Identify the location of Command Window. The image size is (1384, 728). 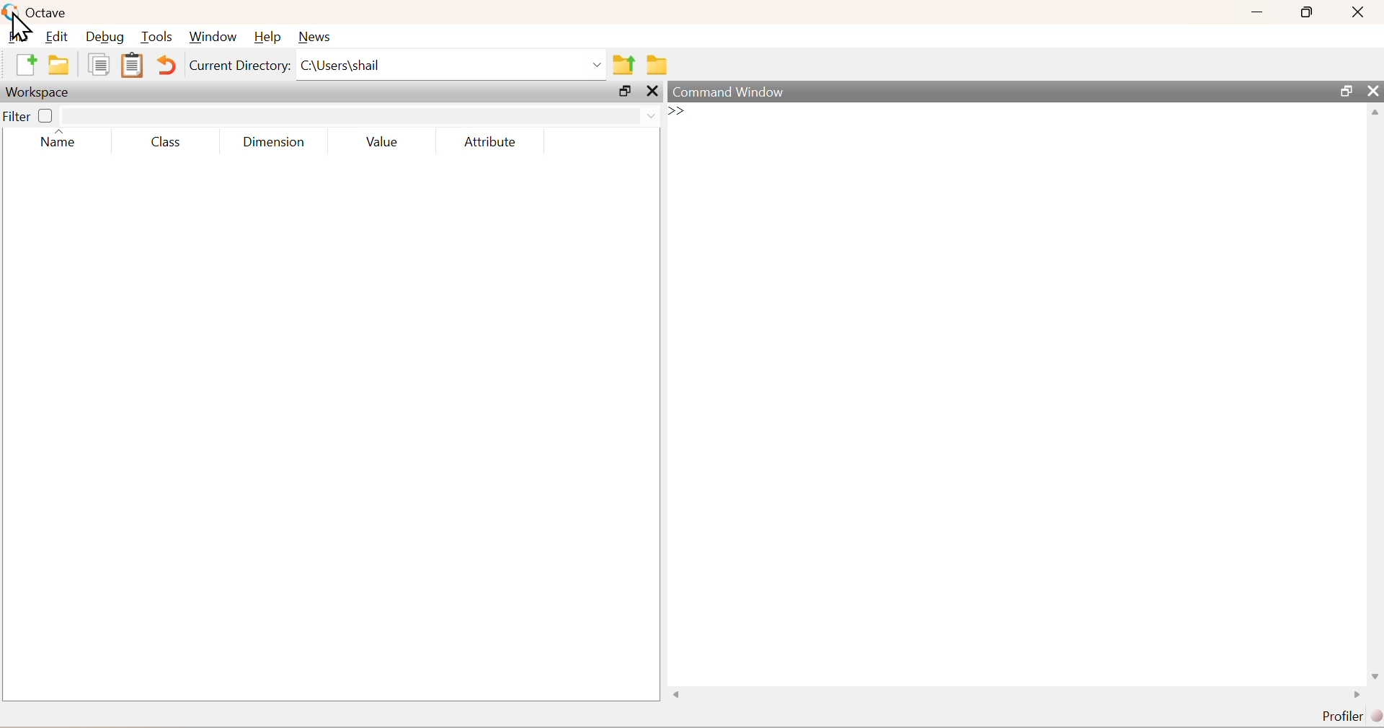
(729, 92).